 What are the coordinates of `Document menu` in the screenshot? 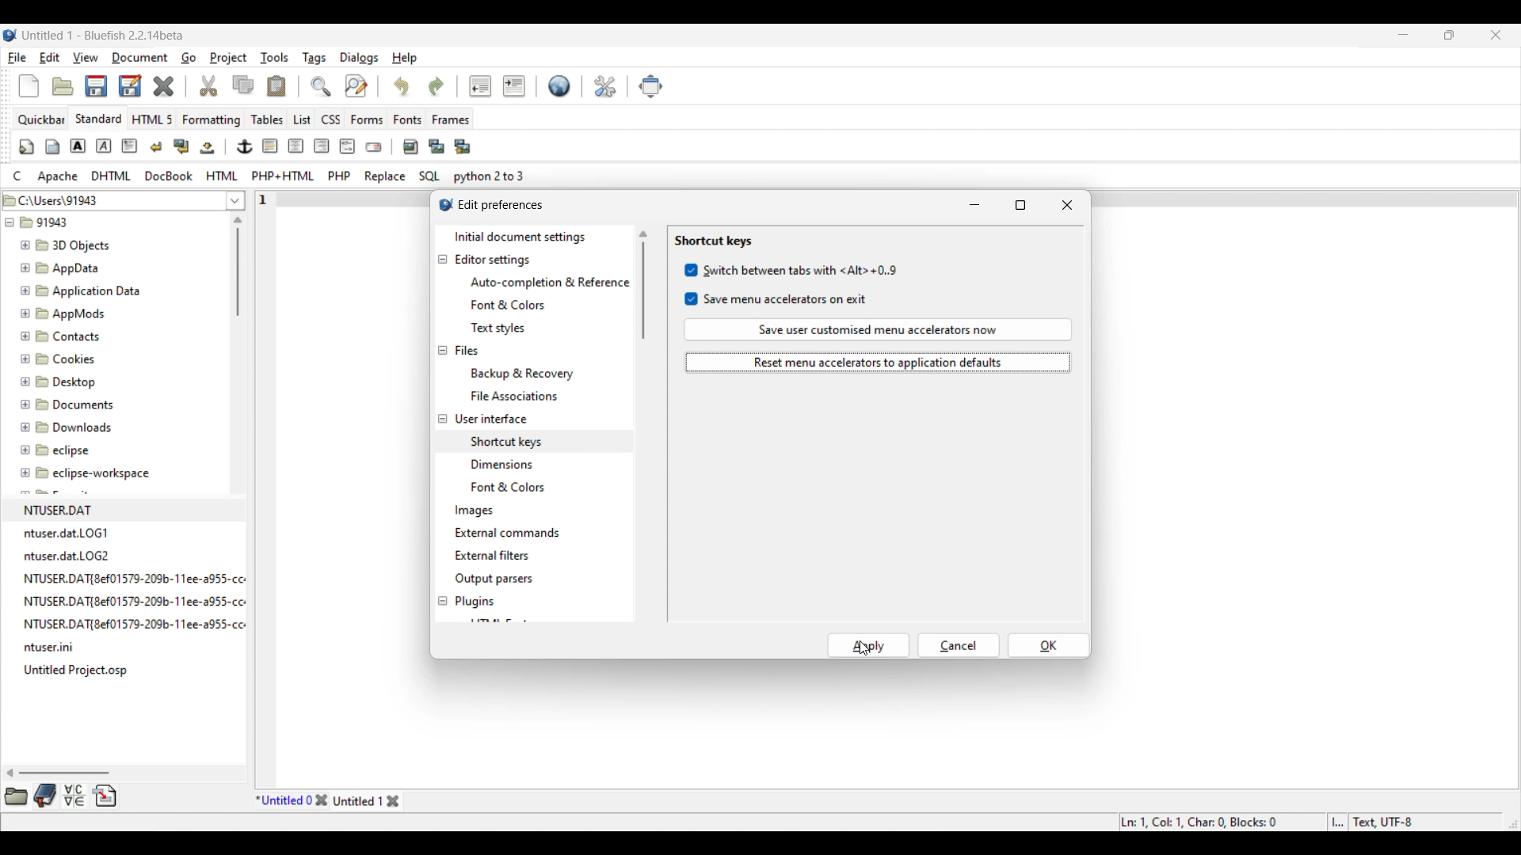 It's located at (140, 58).